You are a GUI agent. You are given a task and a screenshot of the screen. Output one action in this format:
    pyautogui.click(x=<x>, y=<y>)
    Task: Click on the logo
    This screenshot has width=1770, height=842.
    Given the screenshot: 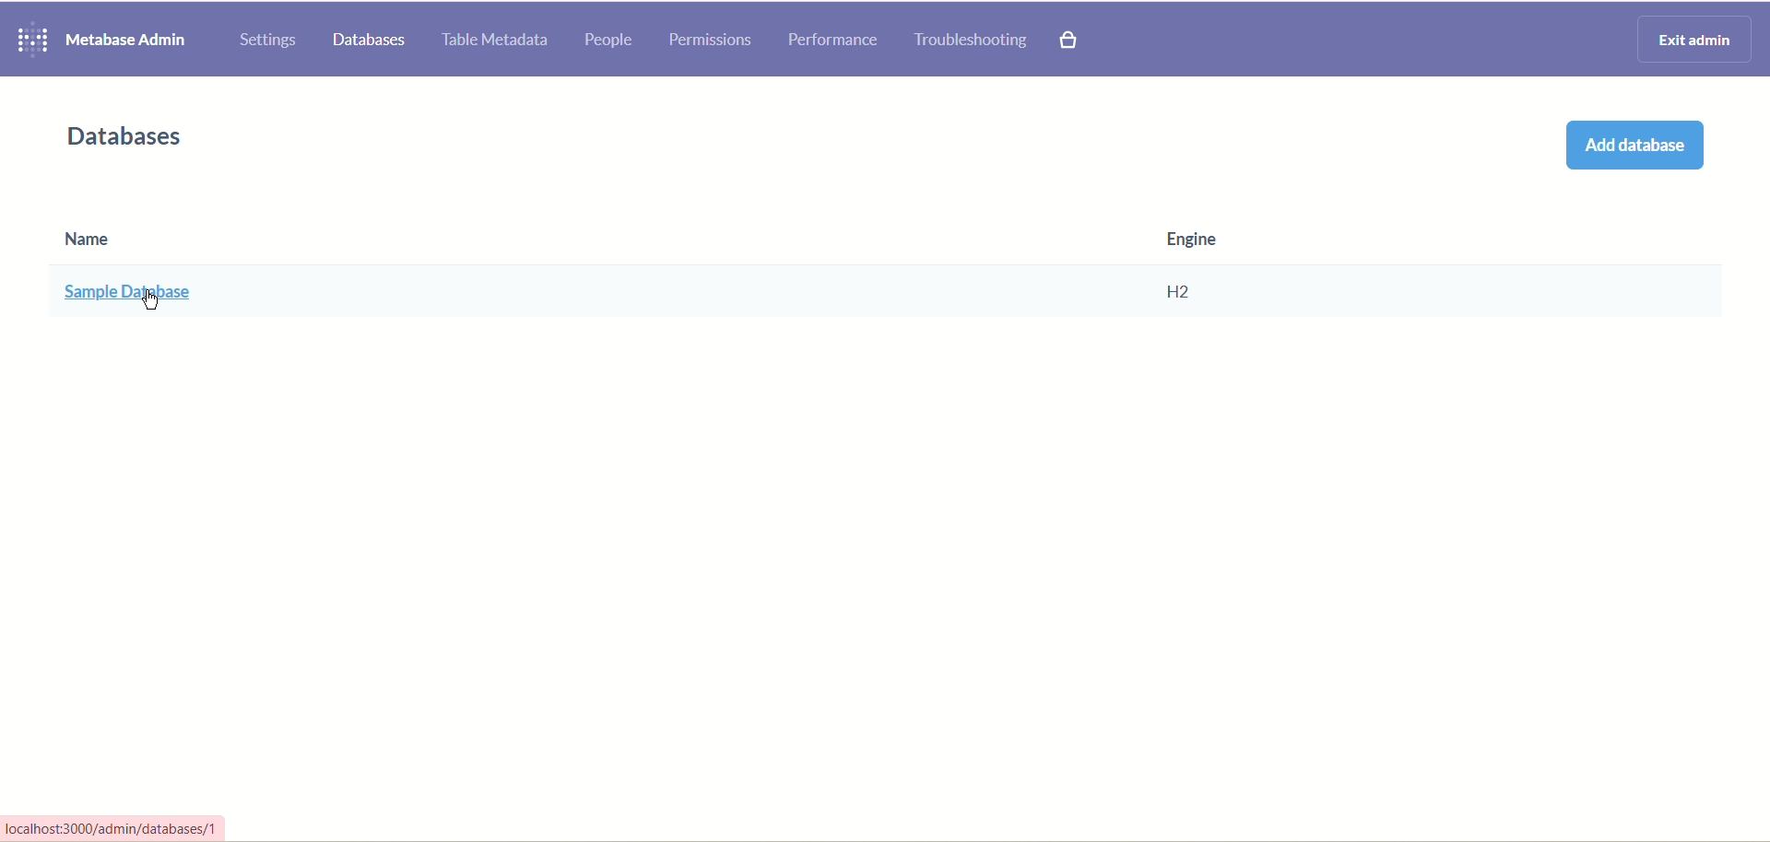 What is the action you would take?
    pyautogui.click(x=29, y=41)
    